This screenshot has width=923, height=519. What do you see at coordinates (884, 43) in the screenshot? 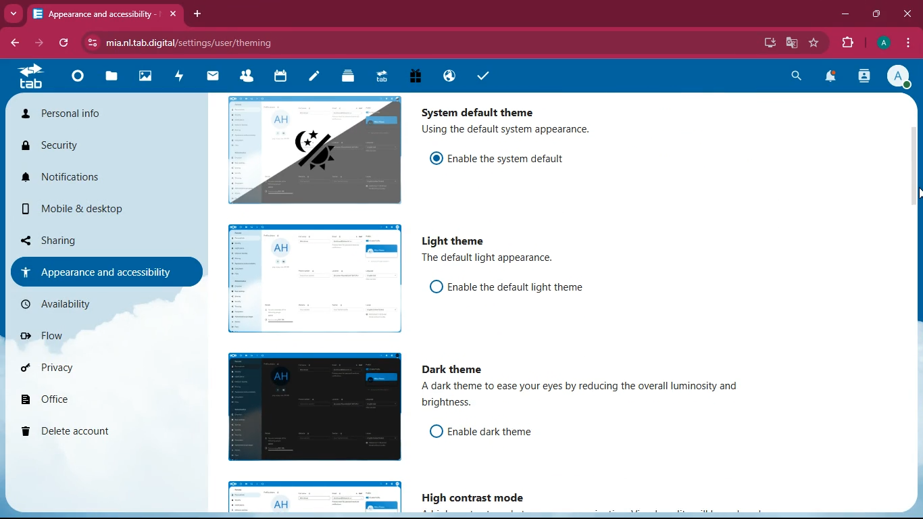
I see `profile` at bounding box center [884, 43].